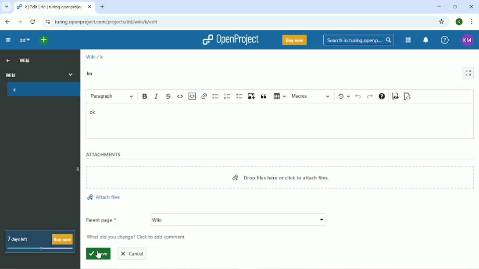 Image resolution: width=479 pixels, height=269 pixels. Describe the element at coordinates (101, 219) in the screenshot. I see `Parent page` at that location.